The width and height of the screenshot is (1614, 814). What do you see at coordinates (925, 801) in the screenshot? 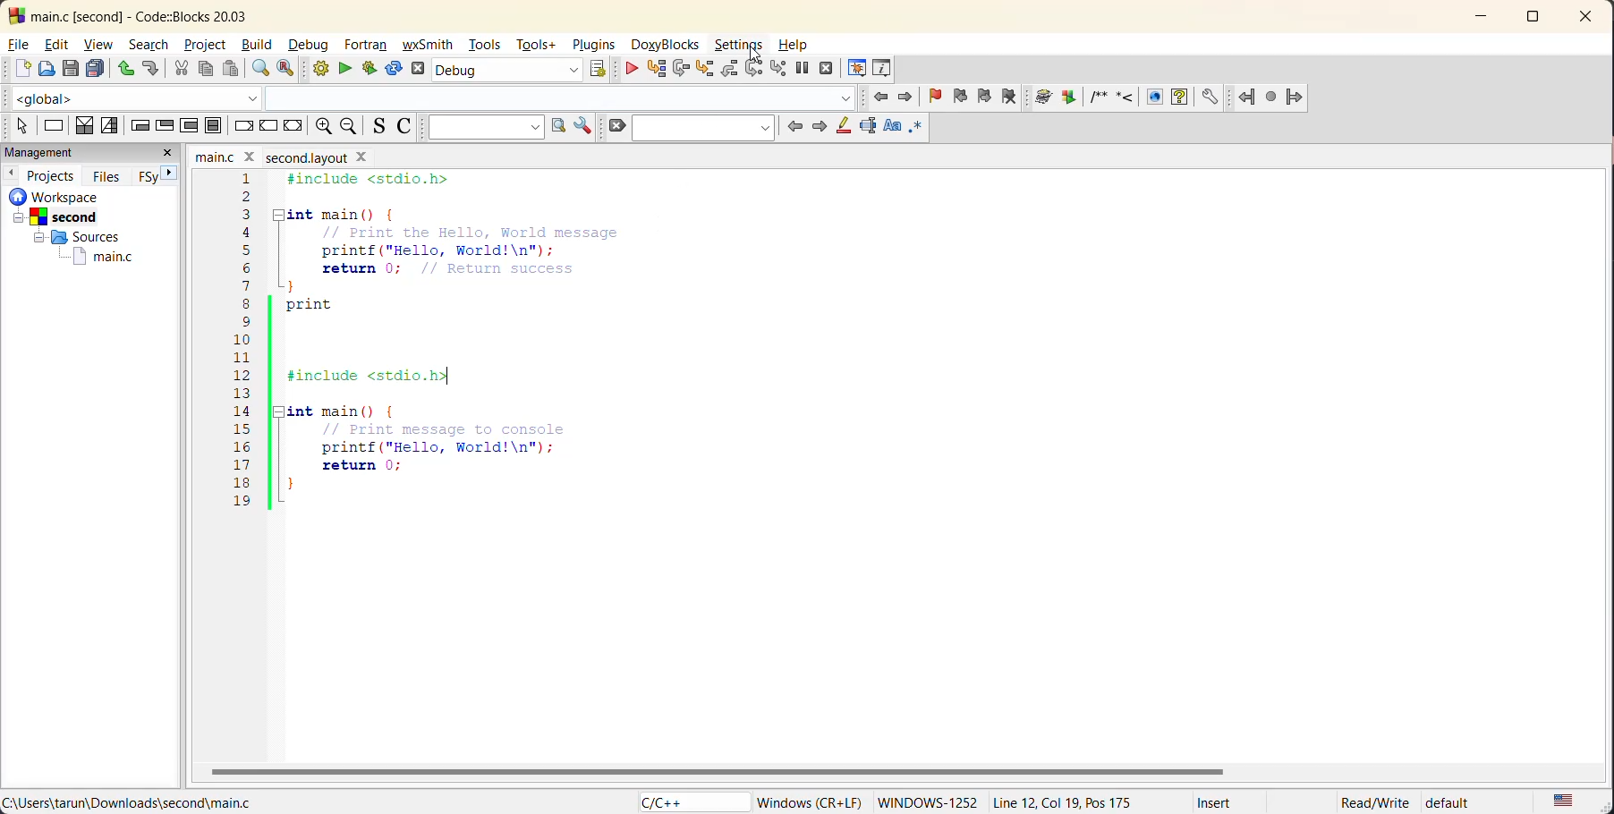
I see `windows` at bounding box center [925, 801].